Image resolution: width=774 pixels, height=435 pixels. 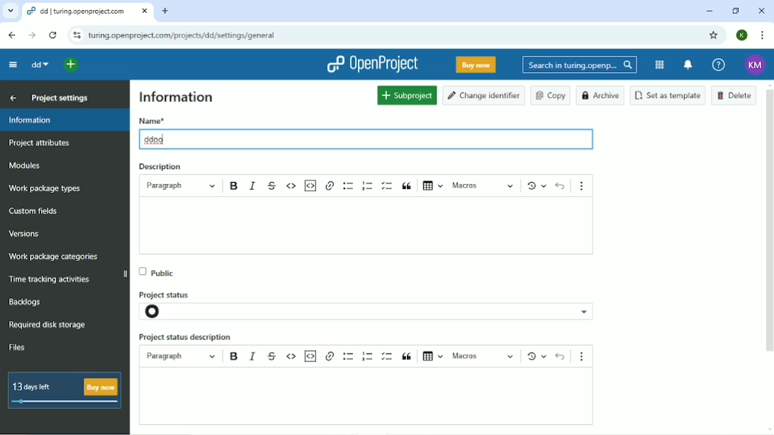 I want to click on text box, so click(x=376, y=227).